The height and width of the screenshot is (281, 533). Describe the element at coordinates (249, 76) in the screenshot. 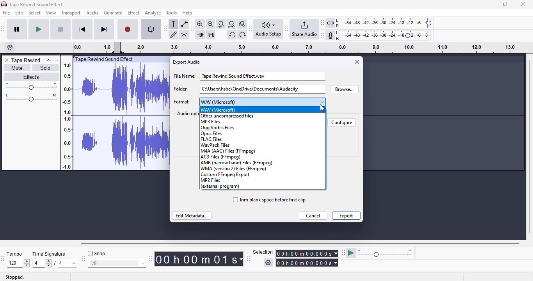

I see `file name` at that location.